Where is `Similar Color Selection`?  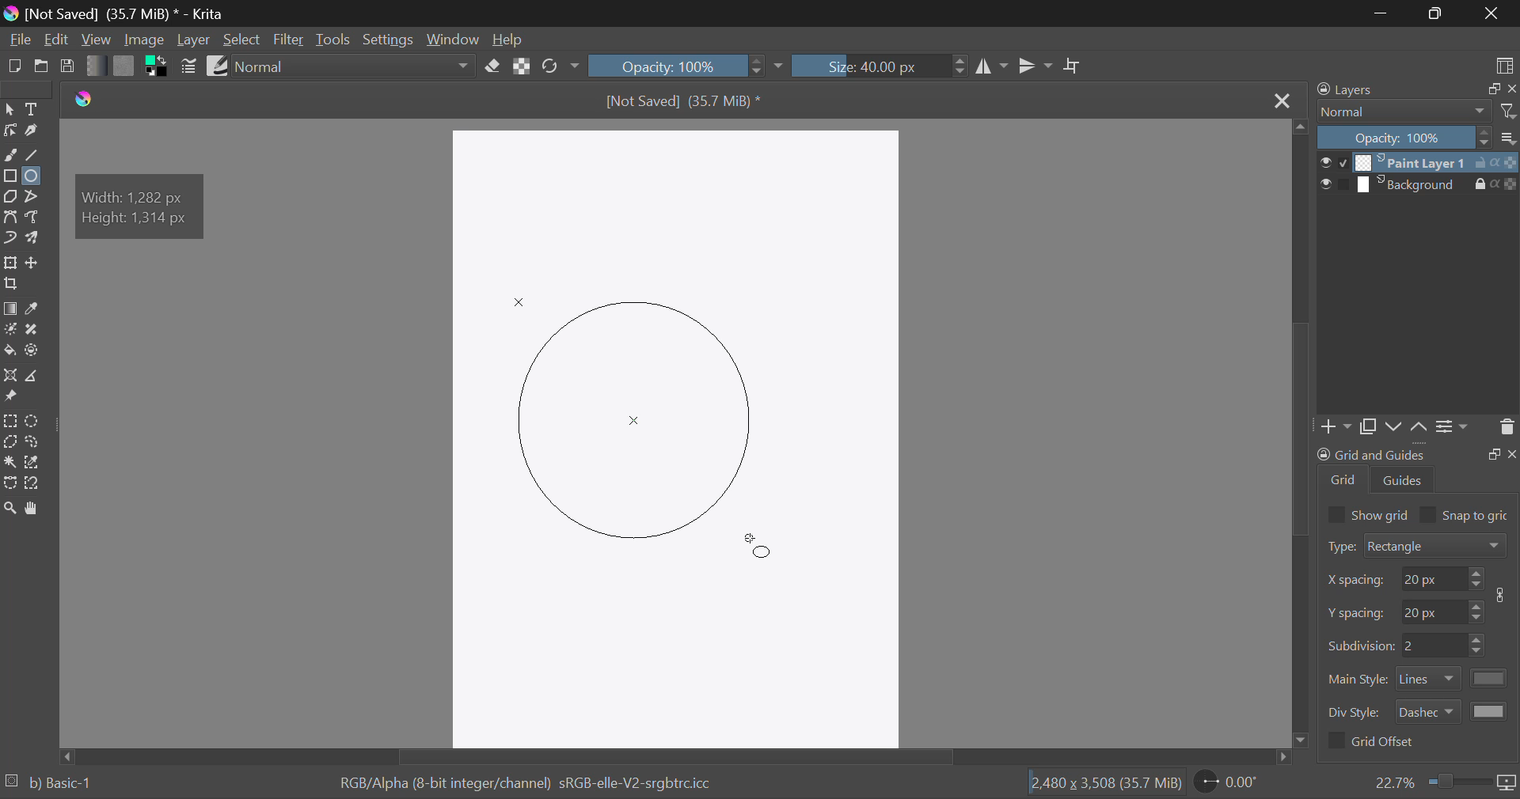
Similar Color Selection is located at coordinates (32, 464).